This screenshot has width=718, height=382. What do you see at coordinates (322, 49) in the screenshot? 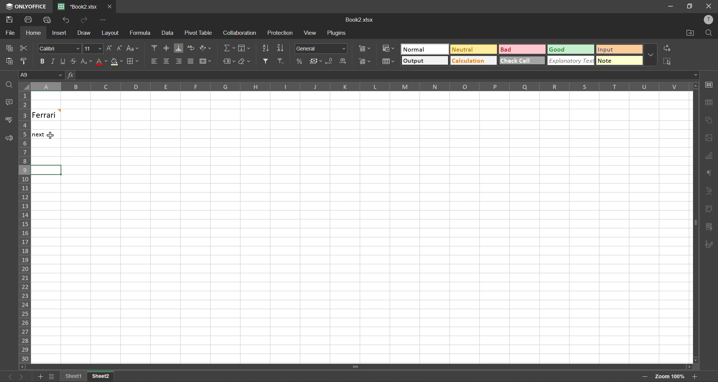
I see `number format` at bounding box center [322, 49].